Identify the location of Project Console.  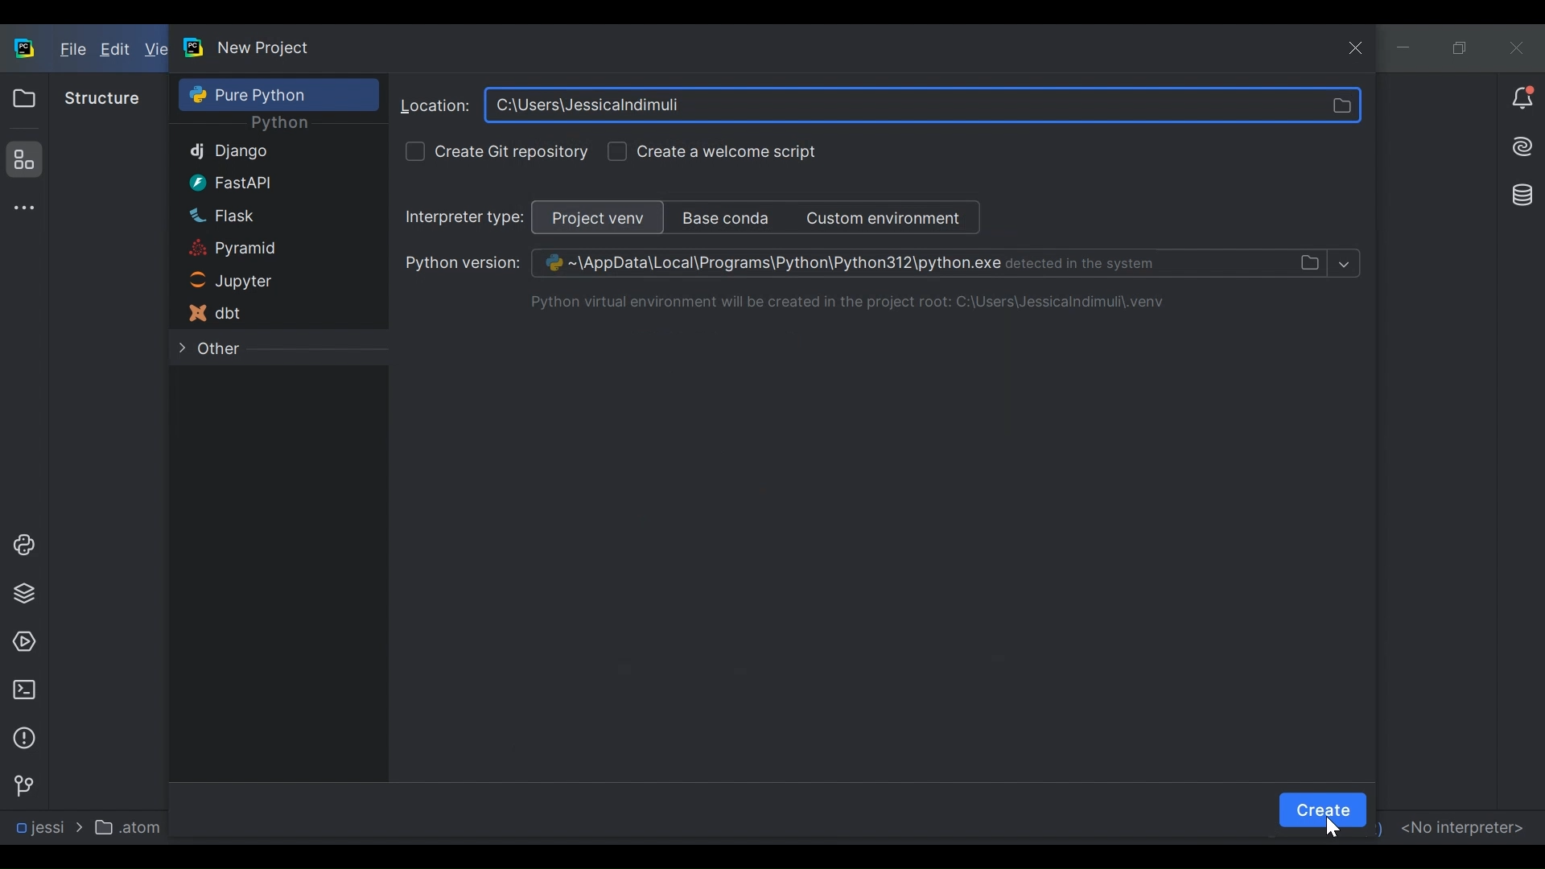
(21, 546).